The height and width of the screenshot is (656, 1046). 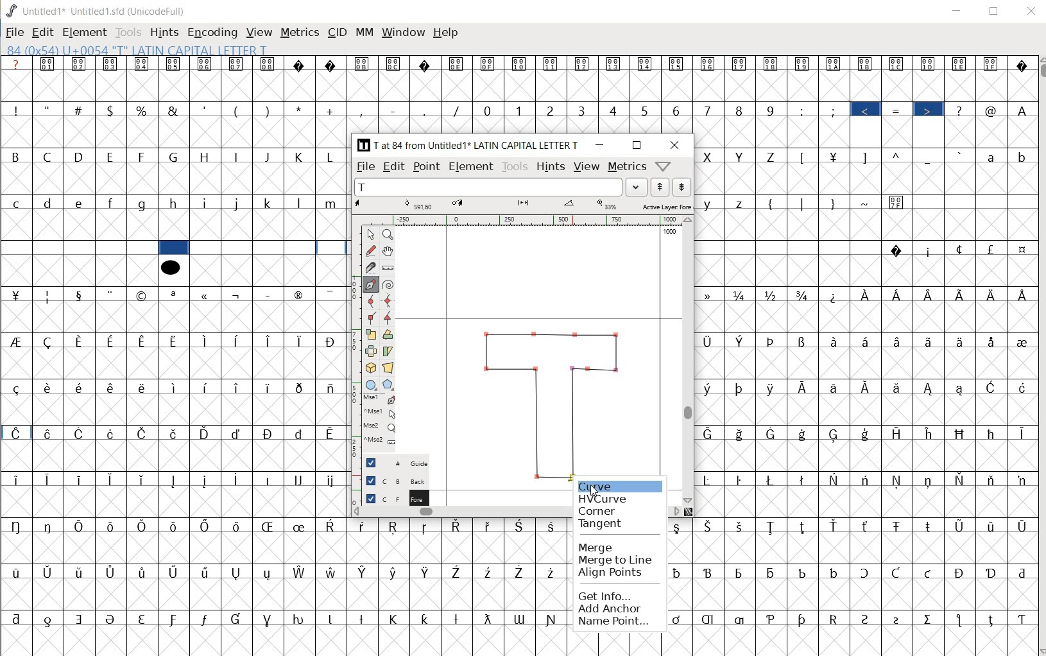 I want to click on metrics, so click(x=626, y=168).